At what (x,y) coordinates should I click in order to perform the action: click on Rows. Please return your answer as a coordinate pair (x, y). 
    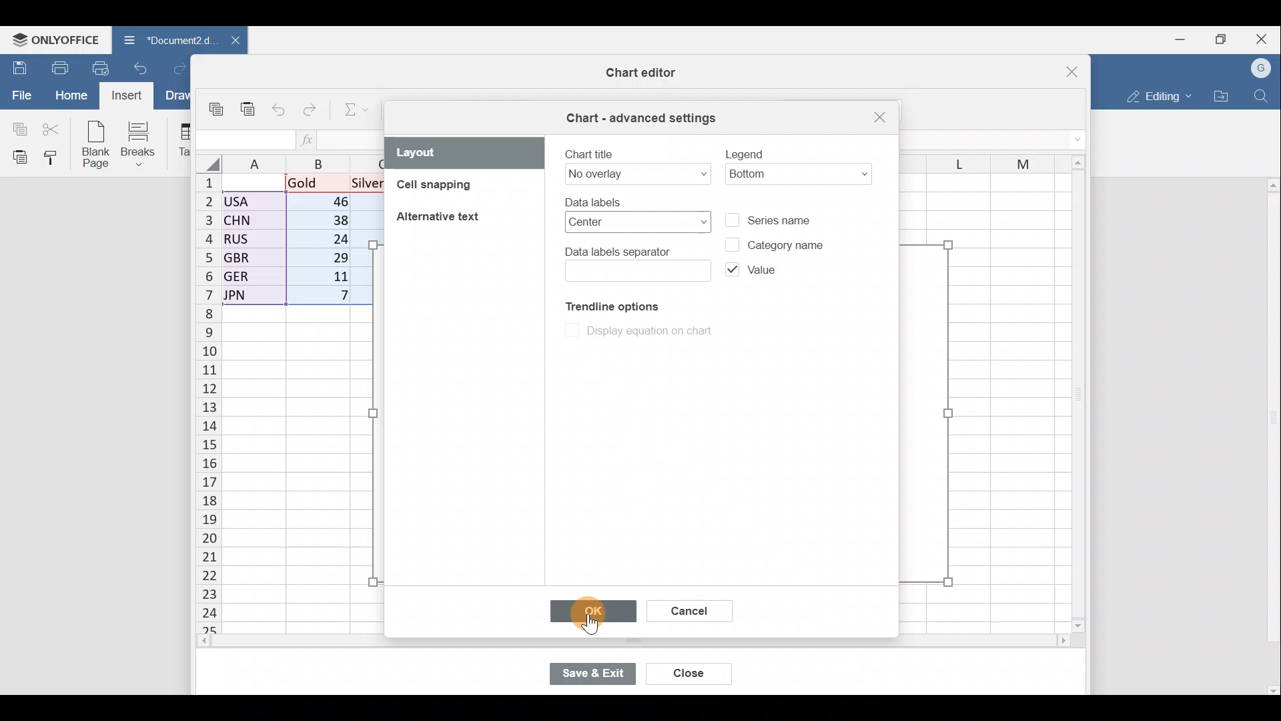
    Looking at the image, I should click on (209, 395).